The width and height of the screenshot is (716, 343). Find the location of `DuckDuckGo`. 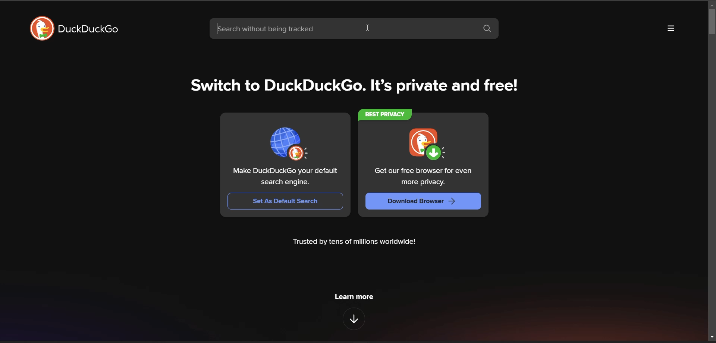

DuckDuckGo is located at coordinates (89, 30).